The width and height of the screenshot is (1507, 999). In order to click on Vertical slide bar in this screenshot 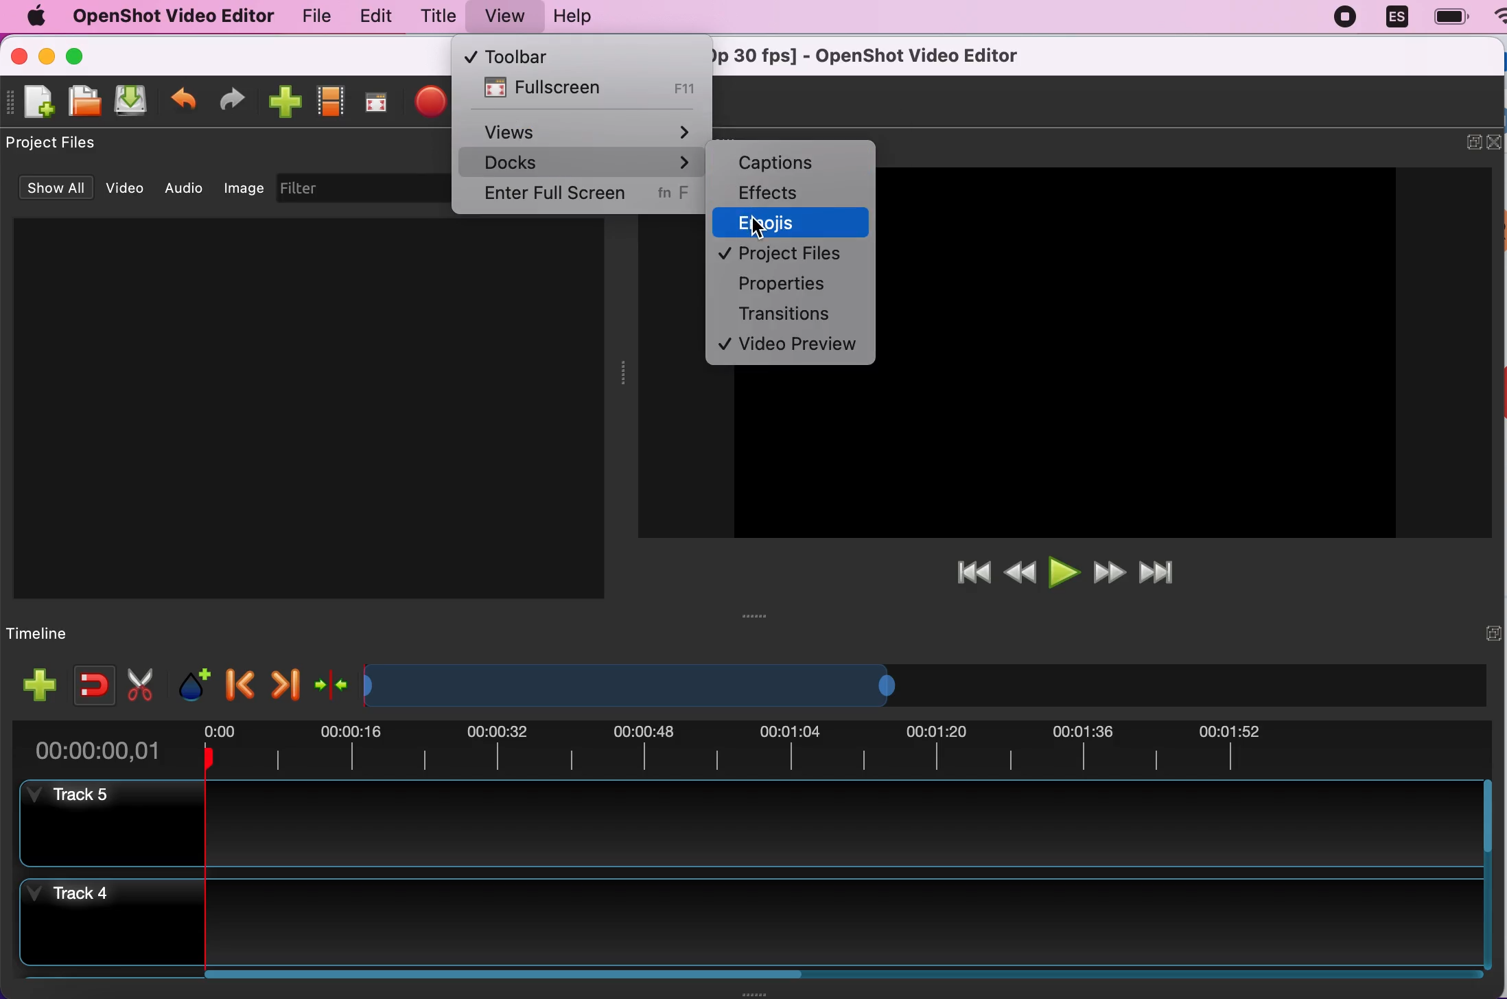, I will do `click(1487, 874)`.